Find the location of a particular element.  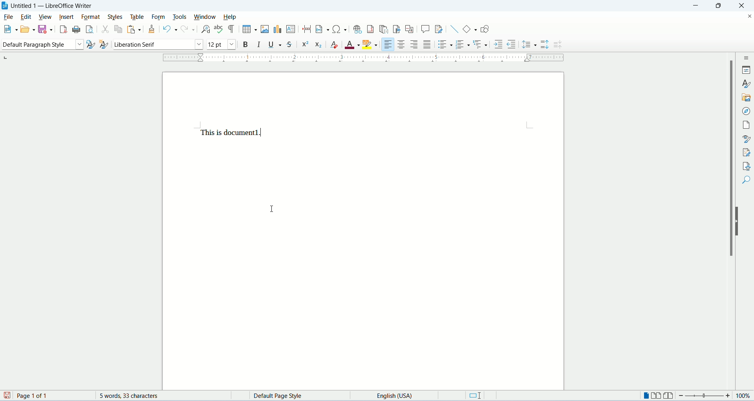

undo is located at coordinates (170, 31).